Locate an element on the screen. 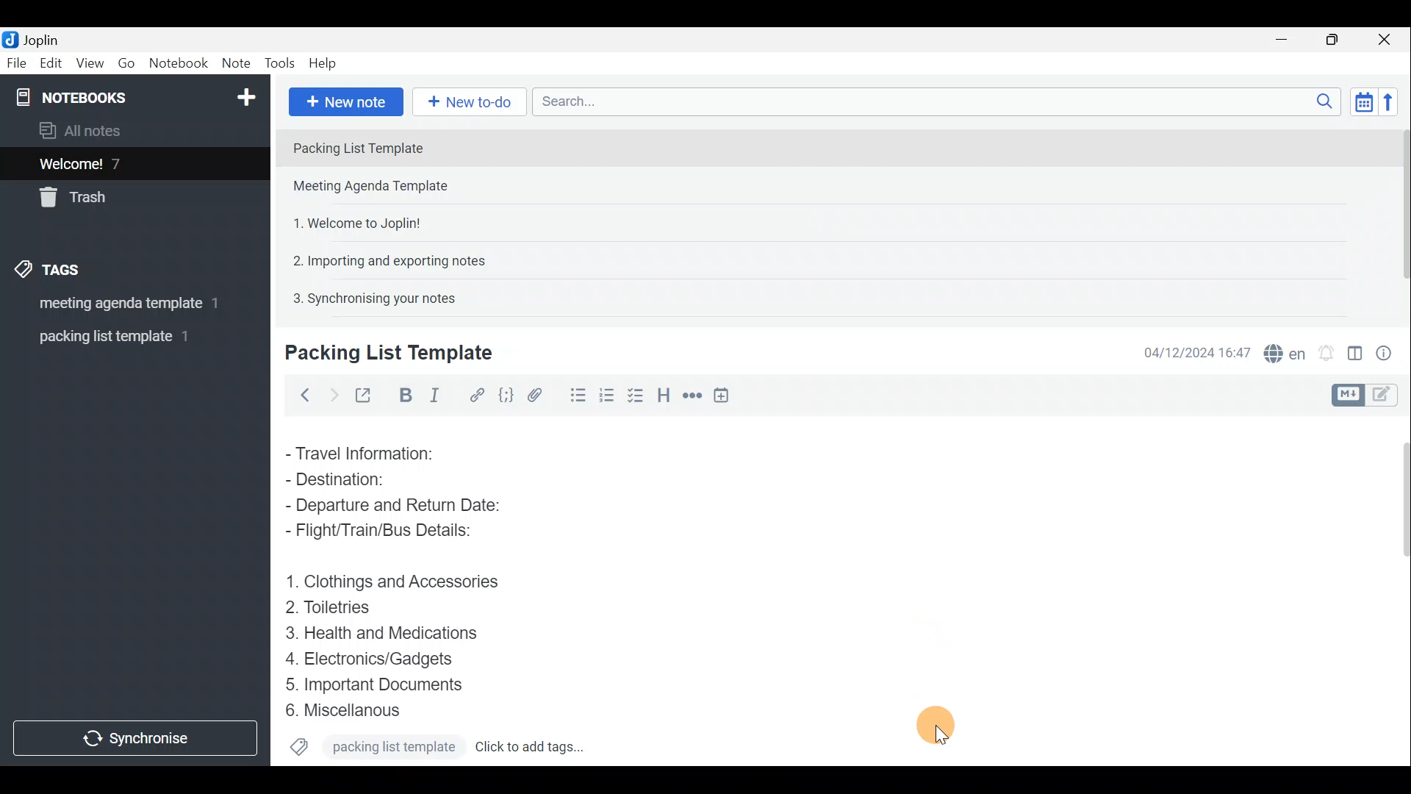 The image size is (1411, 794). Back is located at coordinates (302, 395).